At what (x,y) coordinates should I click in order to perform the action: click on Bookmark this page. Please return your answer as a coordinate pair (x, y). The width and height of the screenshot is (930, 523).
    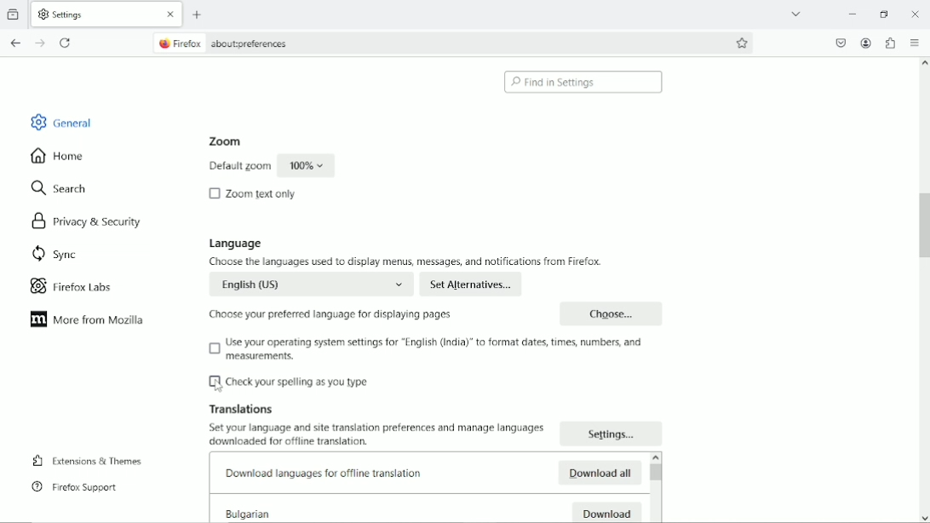
    Looking at the image, I should click on (743, 43).